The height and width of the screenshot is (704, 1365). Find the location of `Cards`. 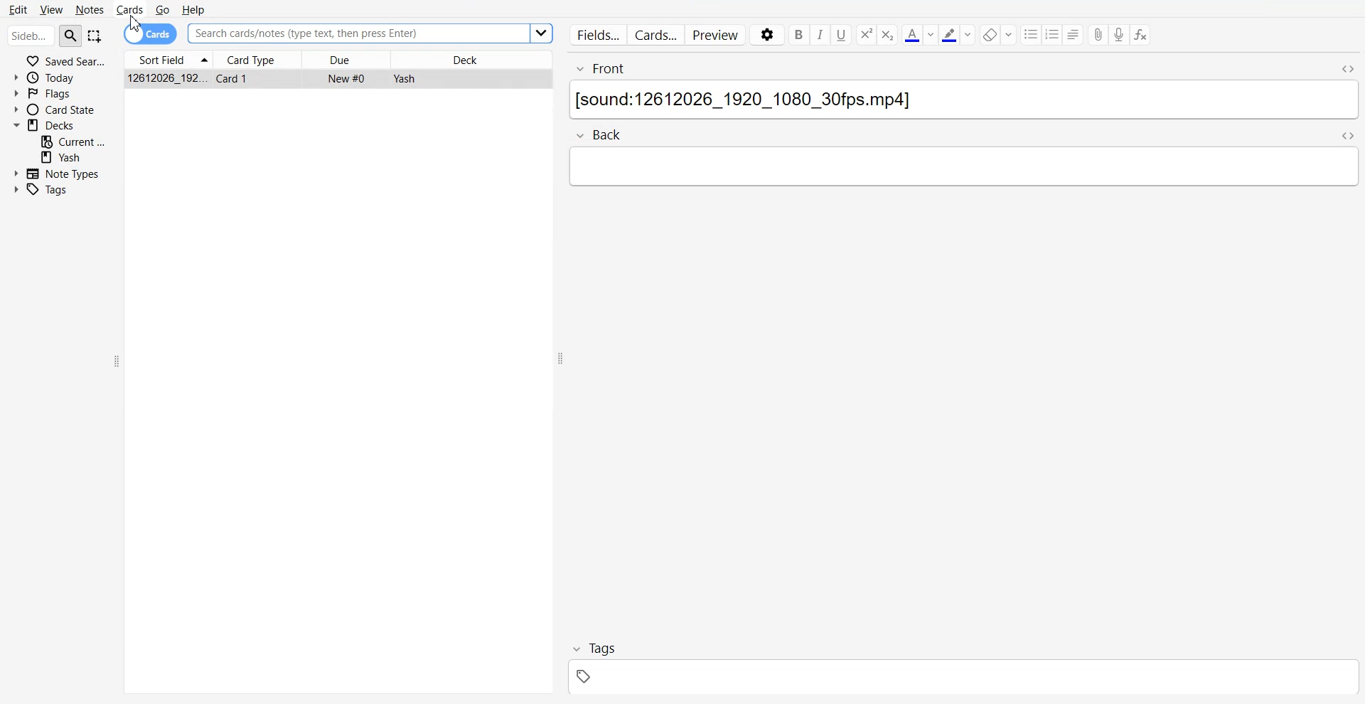

Cards is located at coordinates (151, 33).